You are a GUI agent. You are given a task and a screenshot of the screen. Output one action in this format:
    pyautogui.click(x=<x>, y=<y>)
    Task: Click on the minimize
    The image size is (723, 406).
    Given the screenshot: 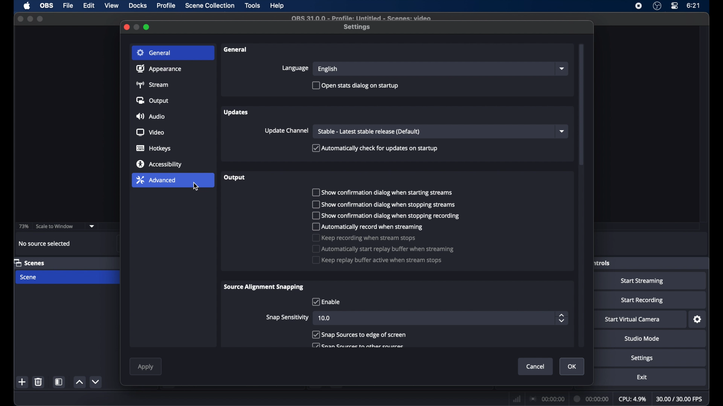 What is the action you would take?
    pyautogui.click(x=30, y=19)
    